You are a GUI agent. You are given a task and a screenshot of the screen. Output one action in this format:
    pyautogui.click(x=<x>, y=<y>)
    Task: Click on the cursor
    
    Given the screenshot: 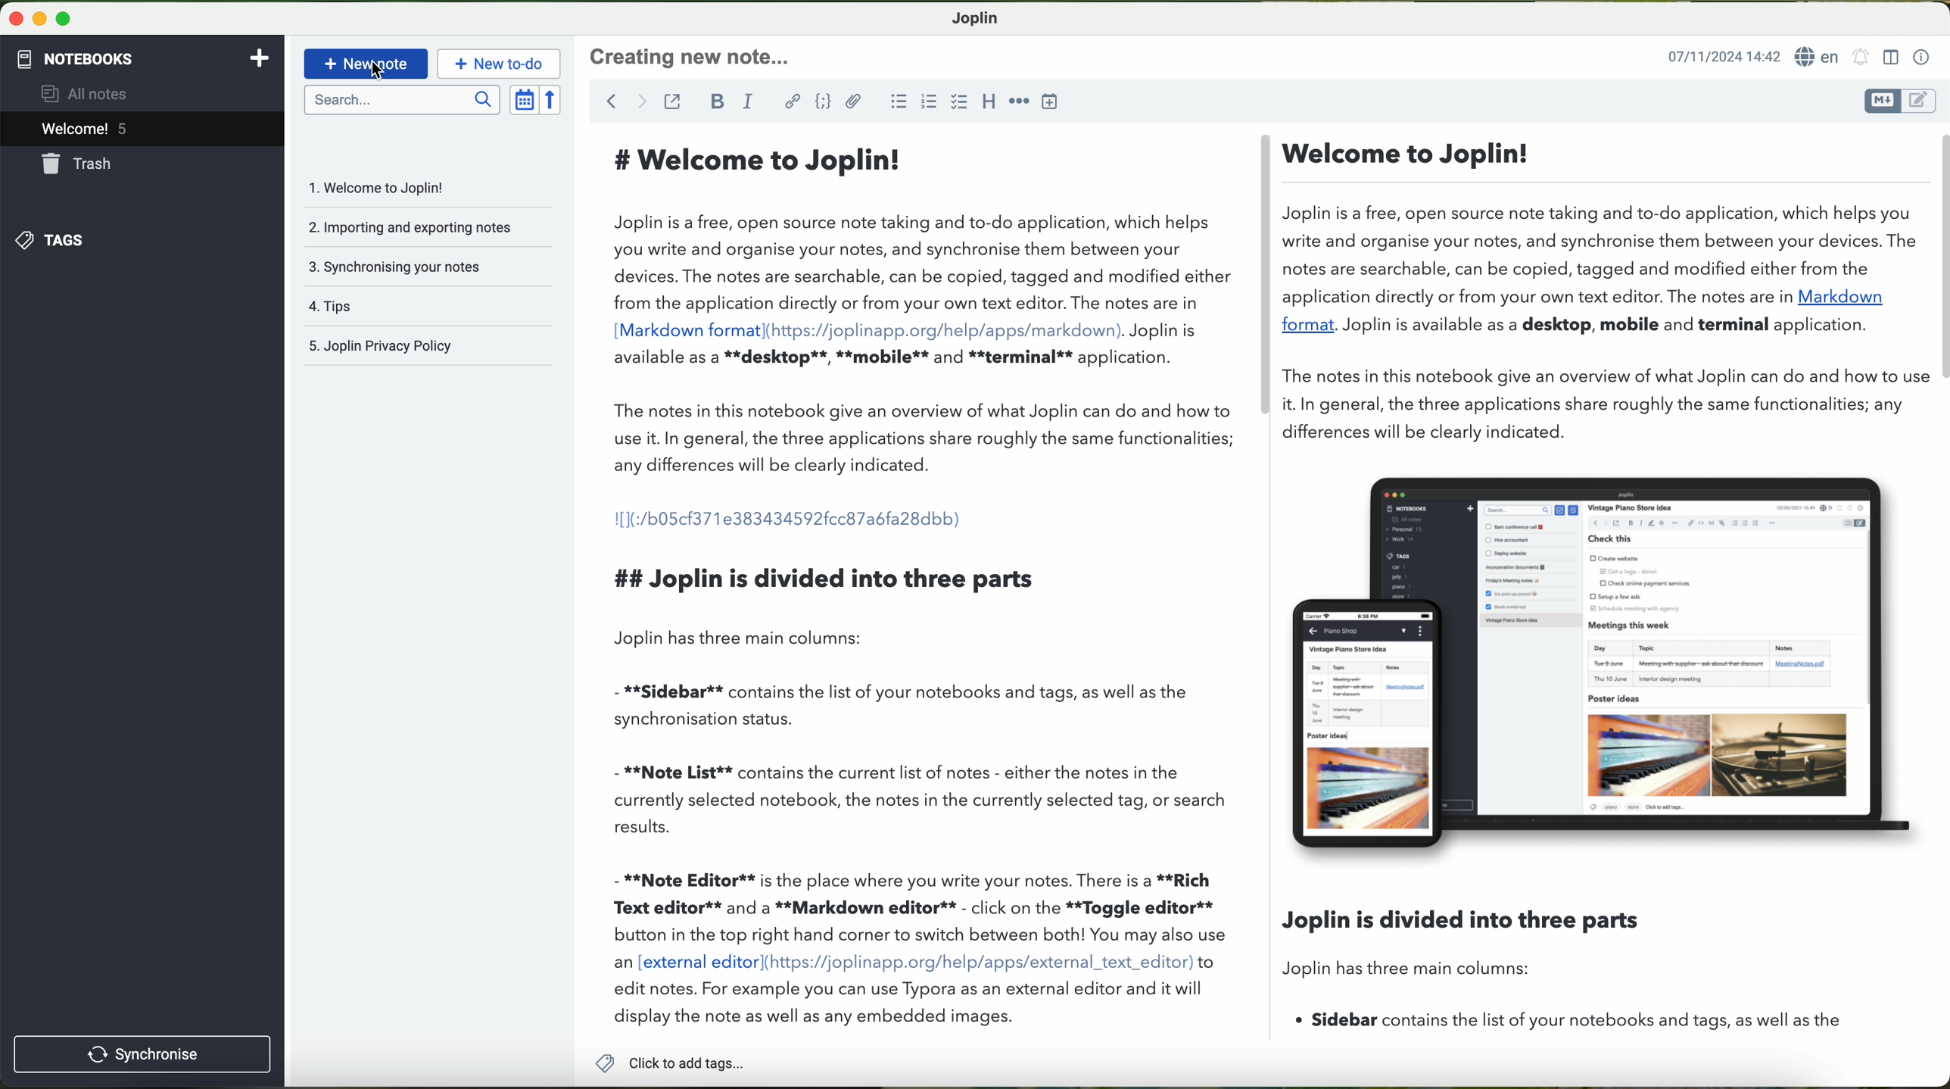 What is the action you would take?
    pyautogui.click(x=381, y=76)
    